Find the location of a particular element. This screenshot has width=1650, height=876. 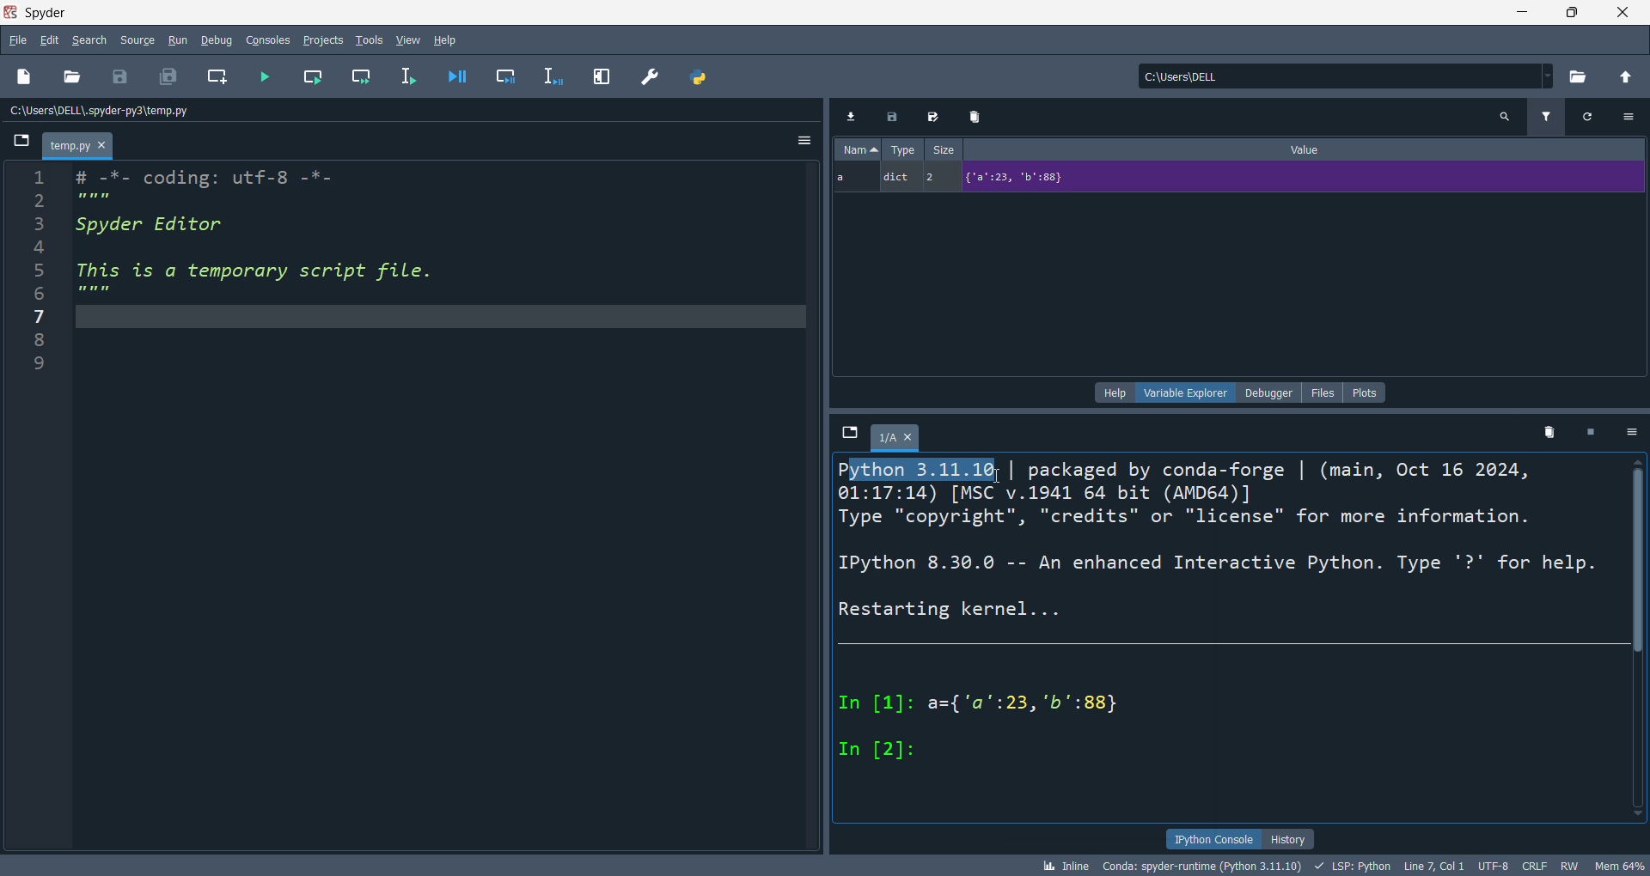

LINE 7, COL 1 is located at coordinates (1433, 867).